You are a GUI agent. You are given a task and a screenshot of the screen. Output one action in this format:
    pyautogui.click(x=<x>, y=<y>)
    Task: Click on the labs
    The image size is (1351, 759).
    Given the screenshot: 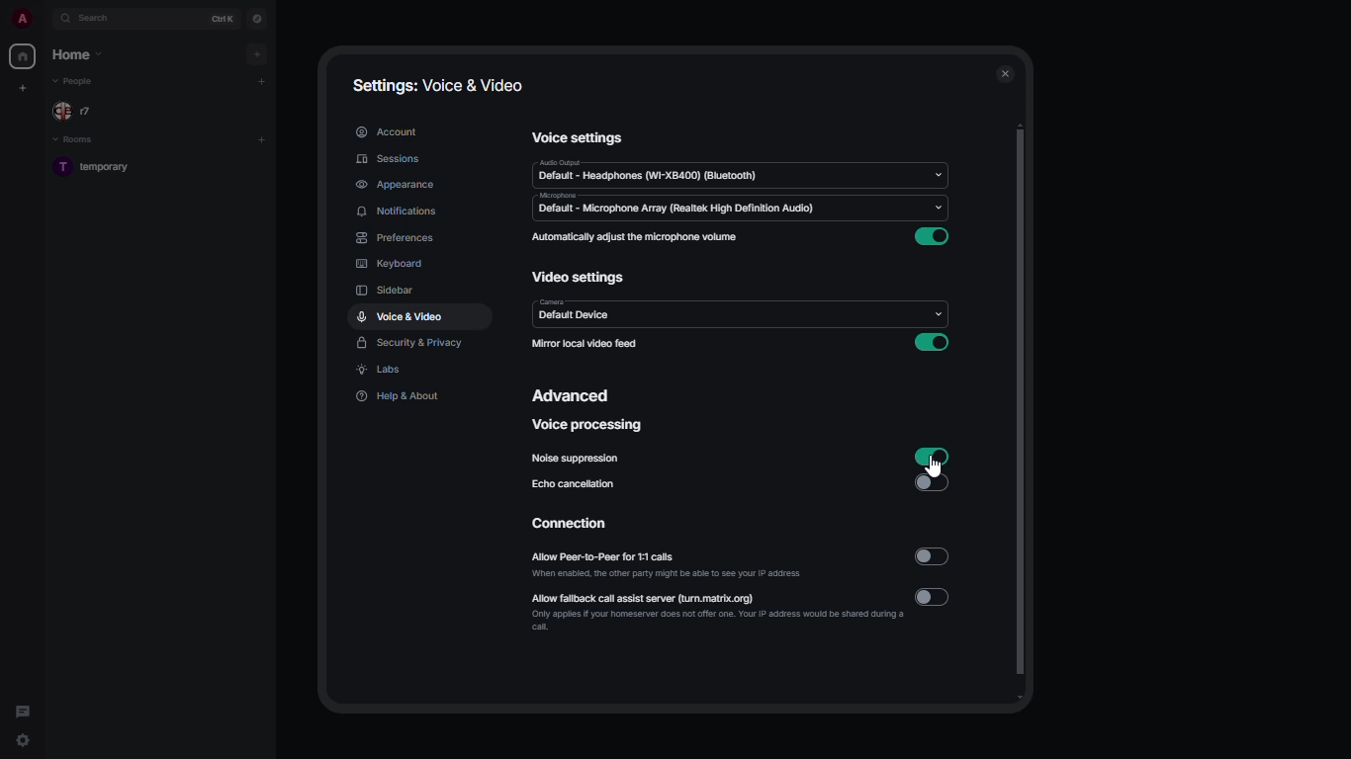 What is the action you would take?
    pyautogui.click(x=386, y=372)
    